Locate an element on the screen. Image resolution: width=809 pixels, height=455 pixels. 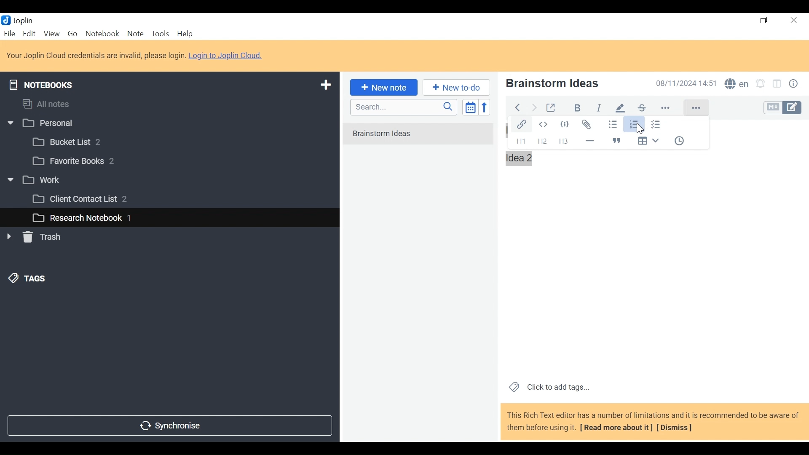
Code Block is located at coordinates (564, 125).